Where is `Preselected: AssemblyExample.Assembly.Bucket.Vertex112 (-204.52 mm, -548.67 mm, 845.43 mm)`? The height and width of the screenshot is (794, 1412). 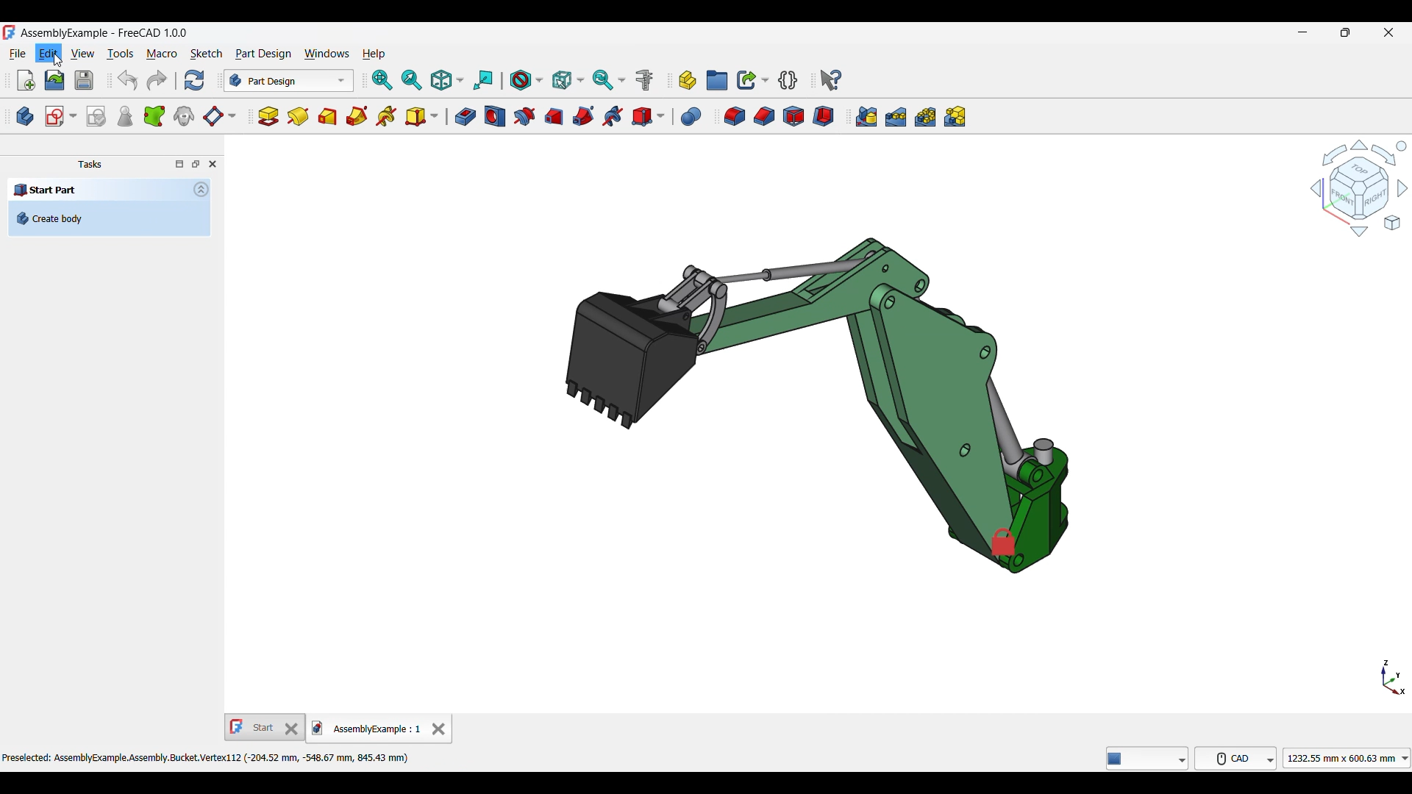 Preselected: AssemblyExample.Assembly.Bucket.Vertex112 (-204.52 mm, -548.67 mm, 845.43 mm) is located at coordinates (208, 757).